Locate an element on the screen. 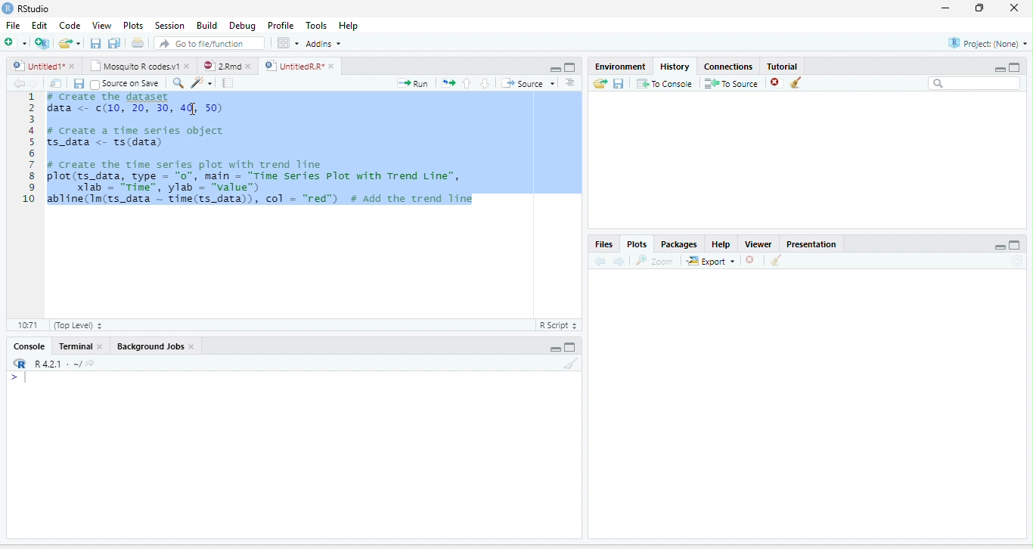 This screenshot has width=1033, height=549. View the current working directory is located at coordinates (91, 362).